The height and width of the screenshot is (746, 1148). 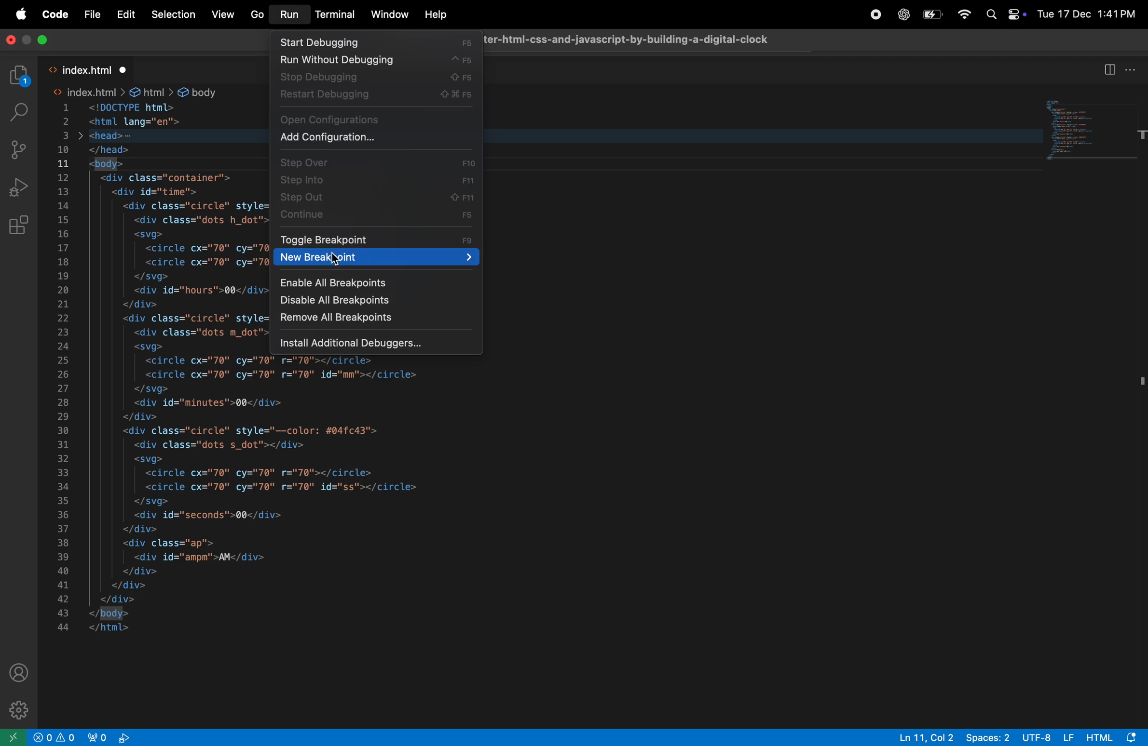 What do you see at coordinates (378, 239) in the screenshot?
I see `toggle breakpoint` at bounding box center [378, 239].